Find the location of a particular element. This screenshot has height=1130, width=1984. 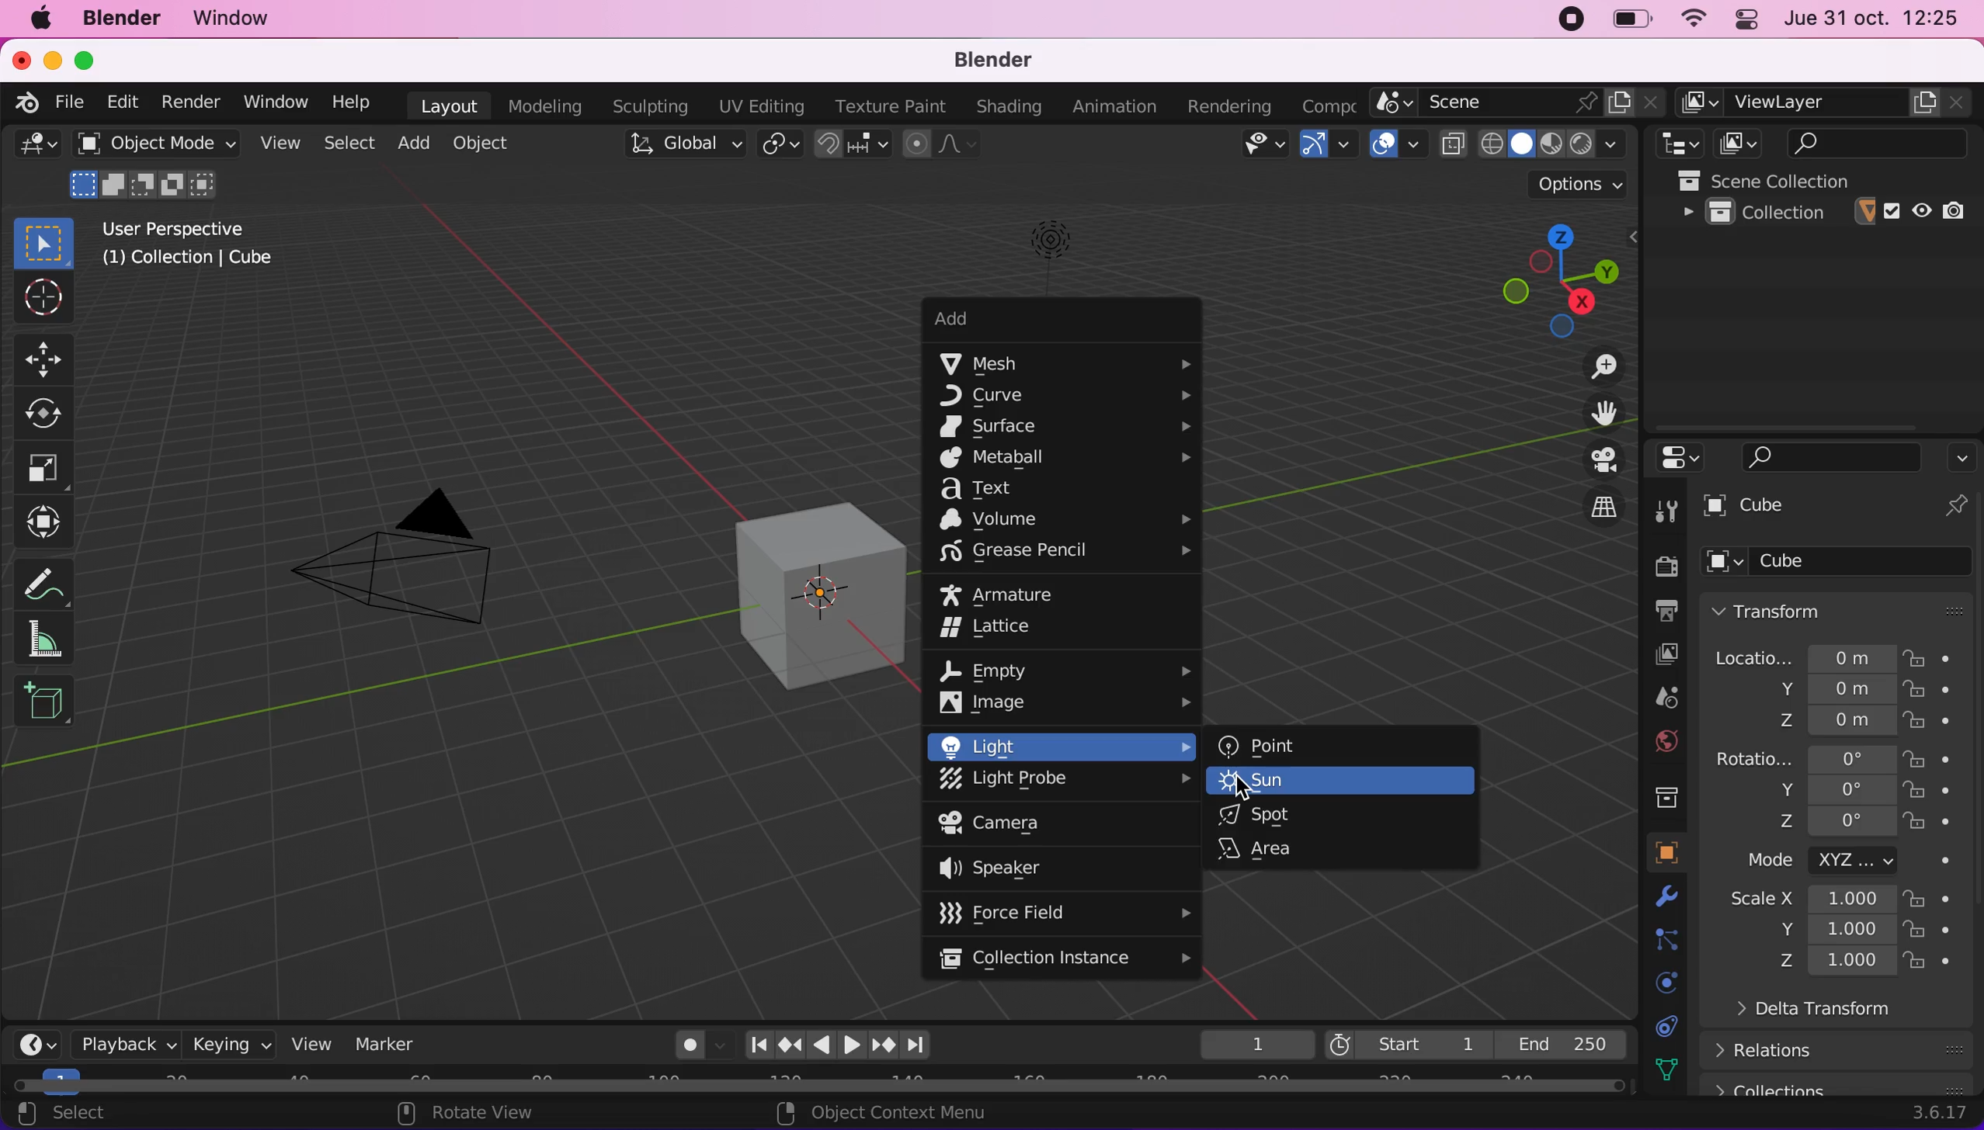

file is located at coordinates (75, 102).